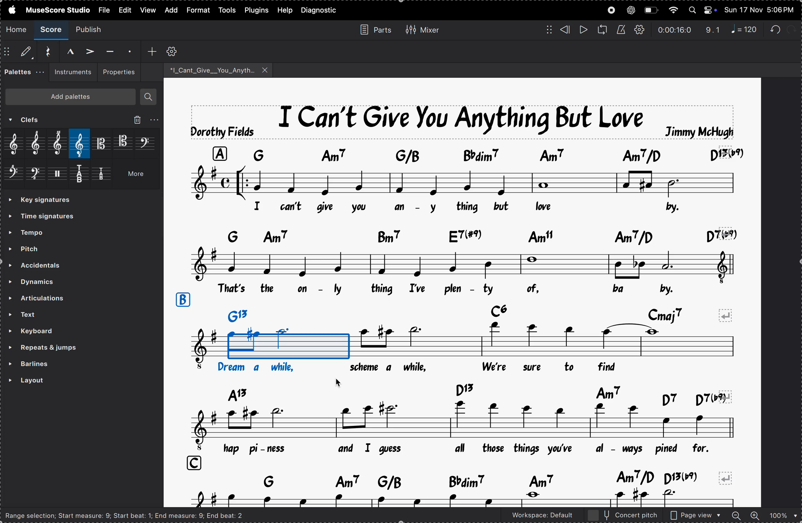 This screenshot has width=802, height=523. I want to click on Time signatures, so click(46, 218).